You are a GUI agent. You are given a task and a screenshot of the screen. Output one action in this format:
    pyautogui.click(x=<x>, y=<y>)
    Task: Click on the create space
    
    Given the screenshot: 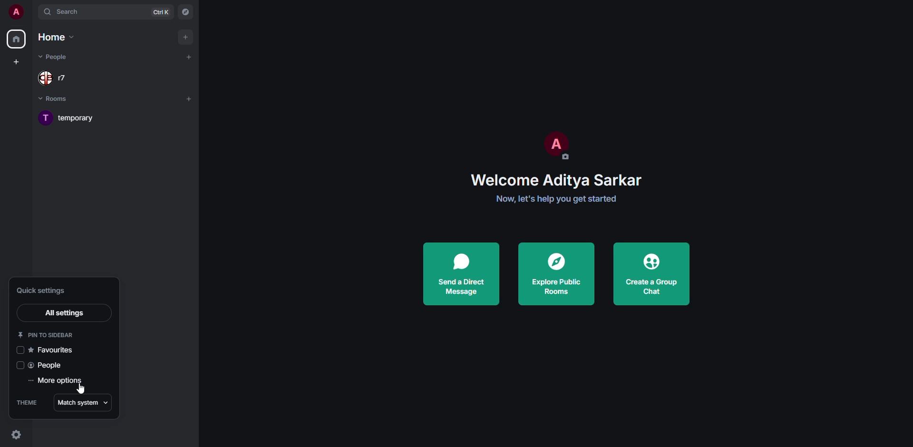 What is the action you would take?
    pyautogui.click(x=16, y=62)
    